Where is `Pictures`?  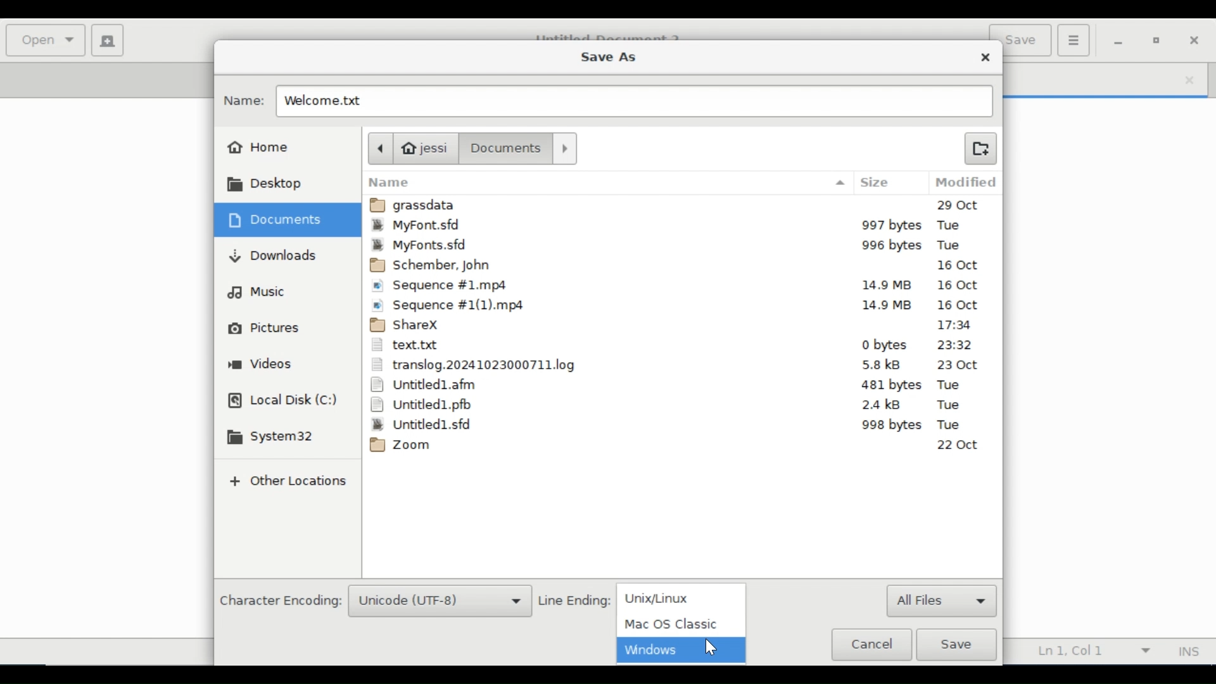
Pictures is located at coordinates (261, 327).